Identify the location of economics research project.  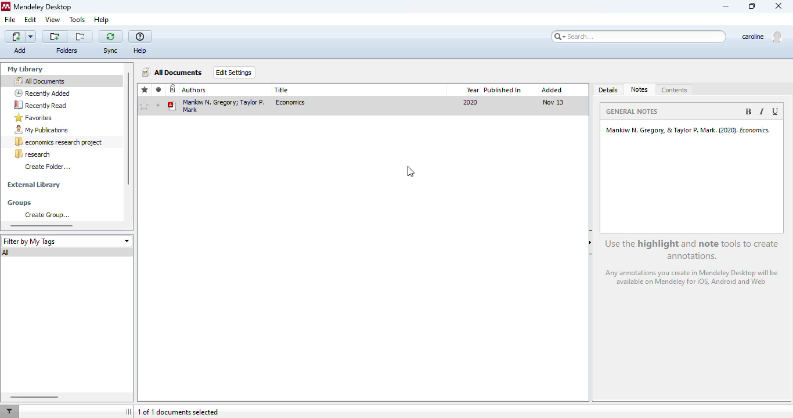
(59, 142).